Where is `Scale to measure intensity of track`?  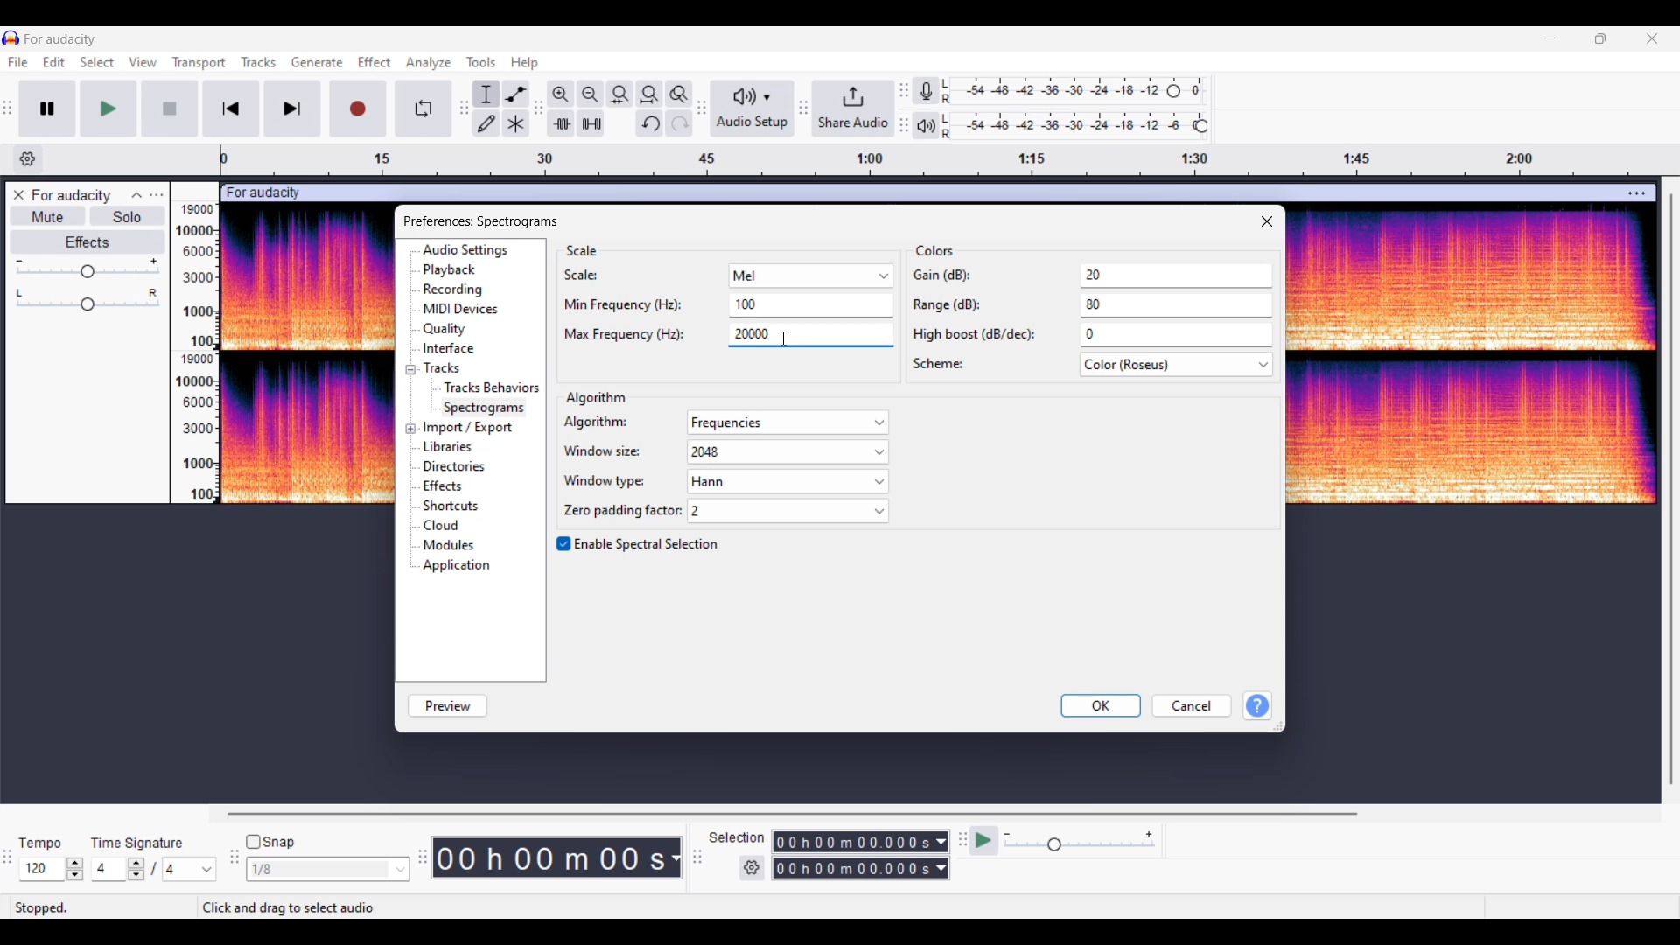
Scale to measure intensity of track is located at coordinates (193, 353).